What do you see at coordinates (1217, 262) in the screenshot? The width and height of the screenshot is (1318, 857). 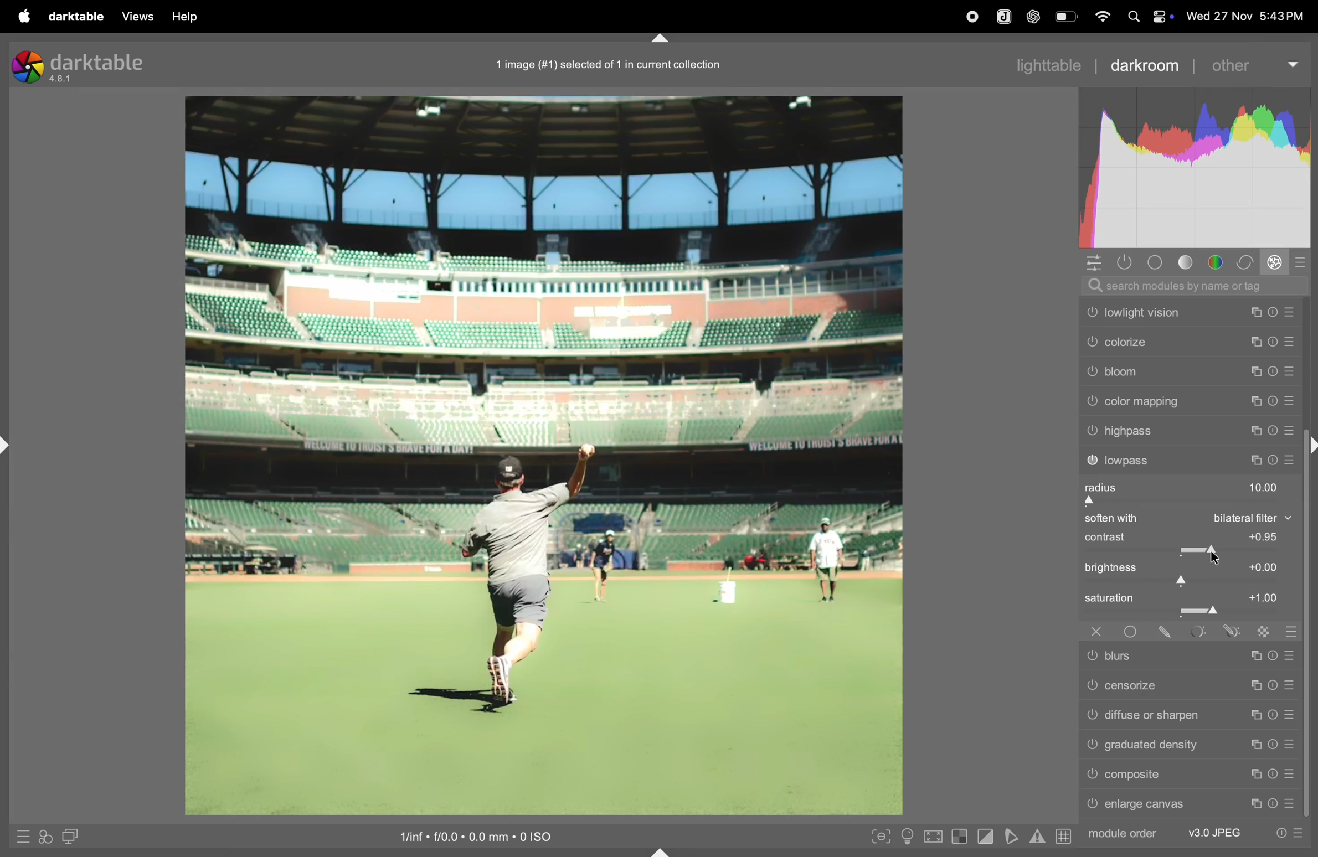 I see `colors` at bounding box center [1217, 262].